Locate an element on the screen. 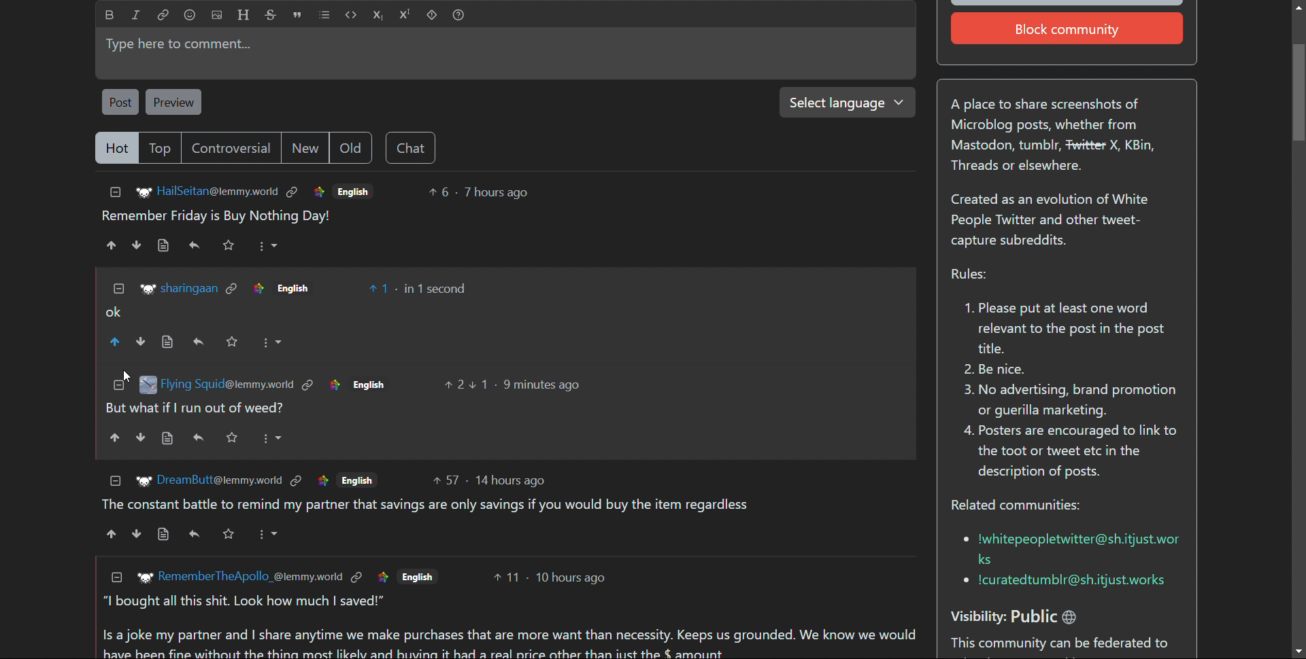  chat is located at coordinates (410, 148).